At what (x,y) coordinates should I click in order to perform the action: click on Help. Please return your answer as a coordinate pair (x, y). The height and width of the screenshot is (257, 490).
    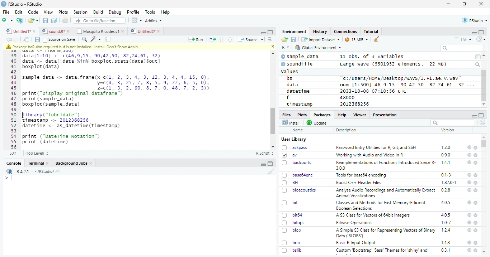
    Looking at the image, I should click on (341, 115).